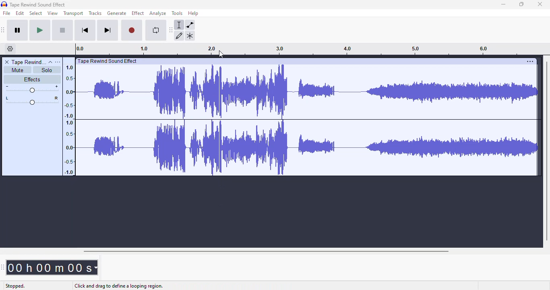 Image resolution: width=550 pixels, height=290 pixels. I want to click on pause, so click(19, 30).